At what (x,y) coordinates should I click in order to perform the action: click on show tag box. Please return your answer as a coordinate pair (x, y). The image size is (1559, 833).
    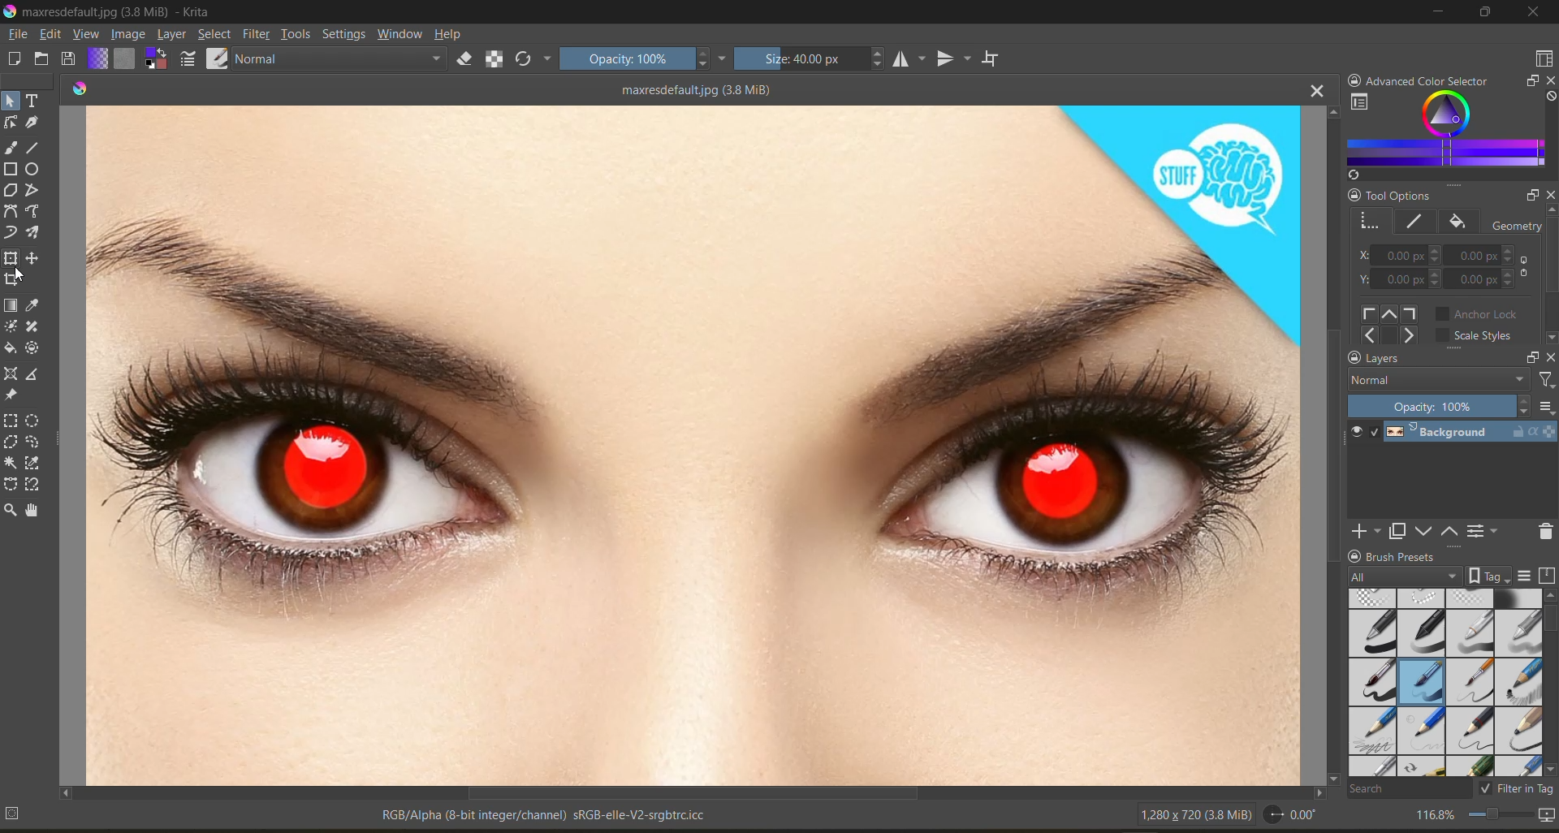
    Looking at the image, I should click on (1490, 576).